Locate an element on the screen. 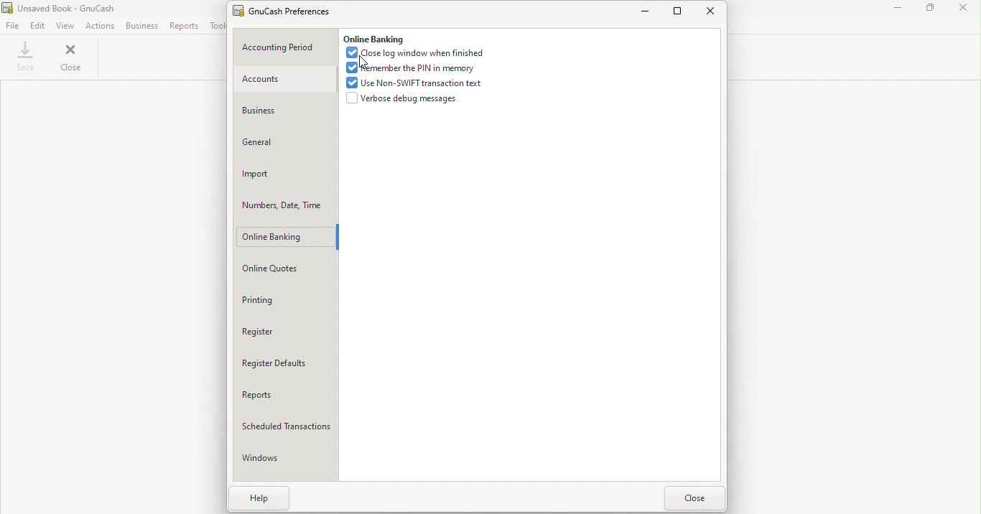  Online banking is located at coordinates (373, 37).